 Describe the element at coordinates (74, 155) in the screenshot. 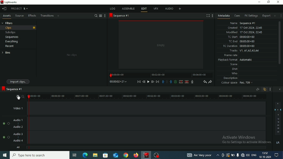

I see `Task View` at that location.